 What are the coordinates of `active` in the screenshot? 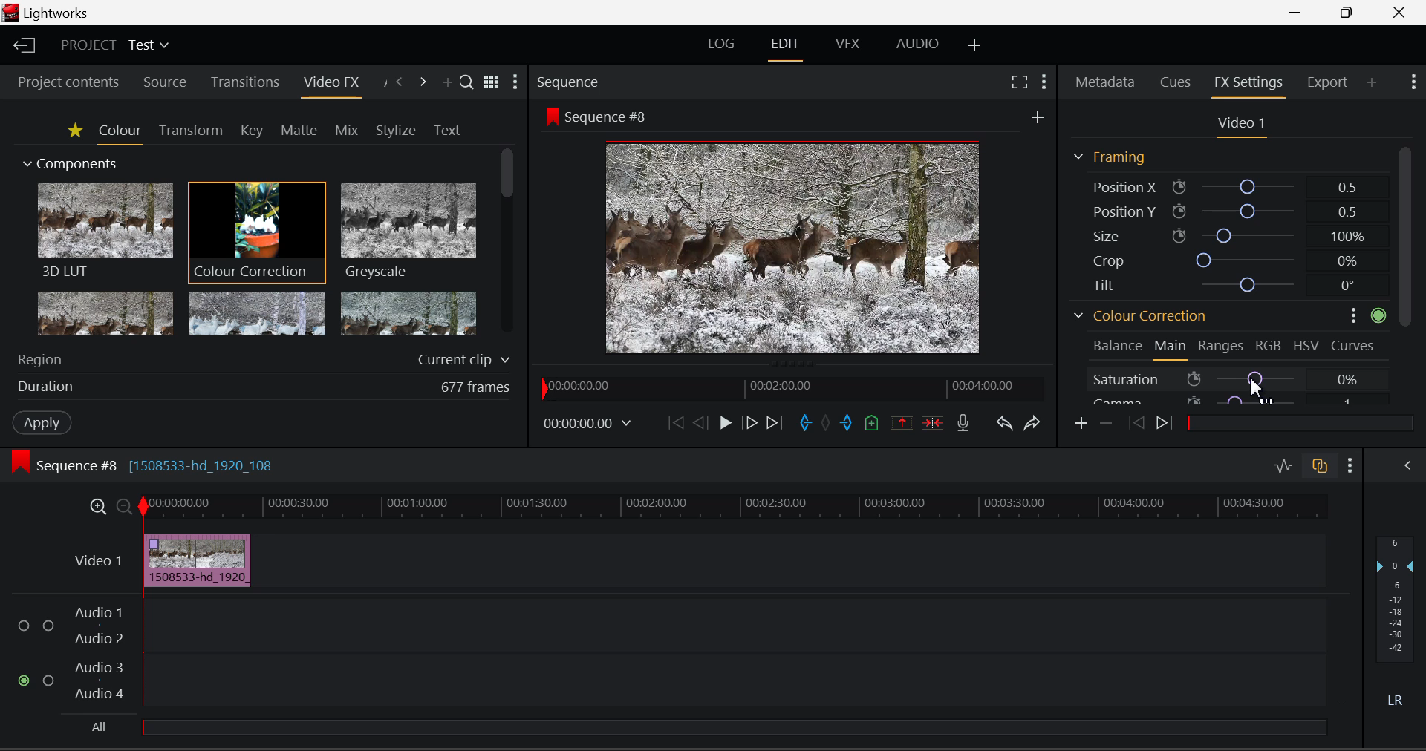 It's located at (1379, 315).